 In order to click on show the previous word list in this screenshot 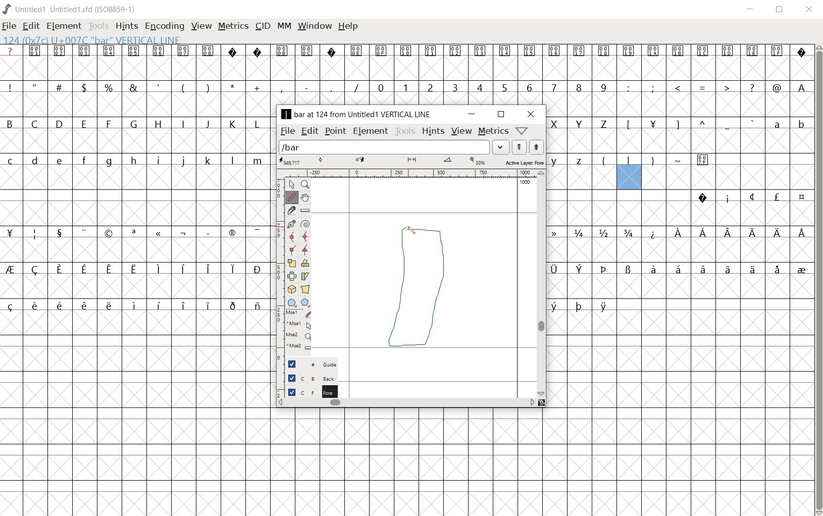, I will do `click(519, 147)`.